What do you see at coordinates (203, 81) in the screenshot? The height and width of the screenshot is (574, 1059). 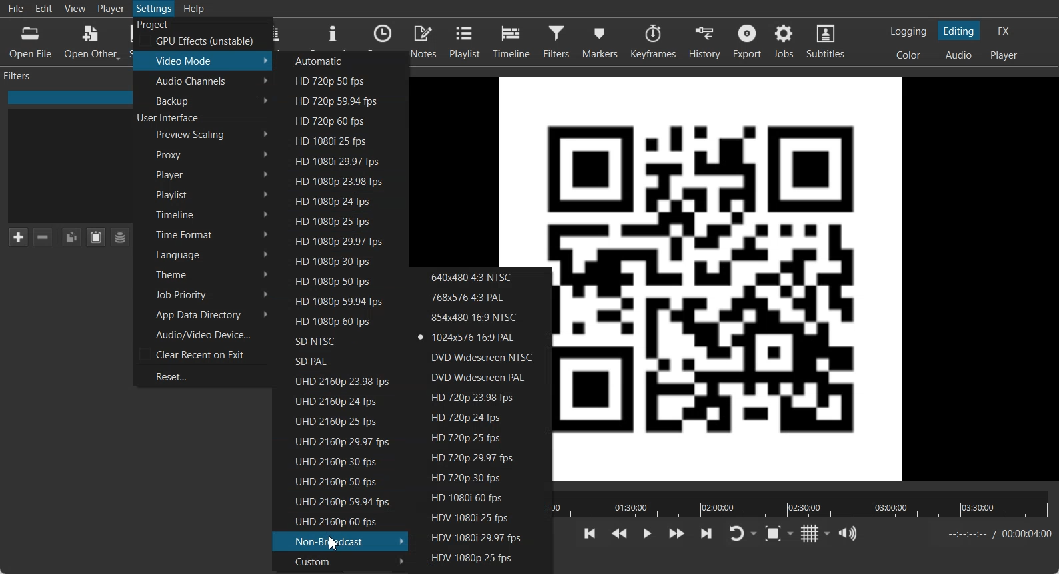 I see `Audio Channel` at bounding box center [203, 81].